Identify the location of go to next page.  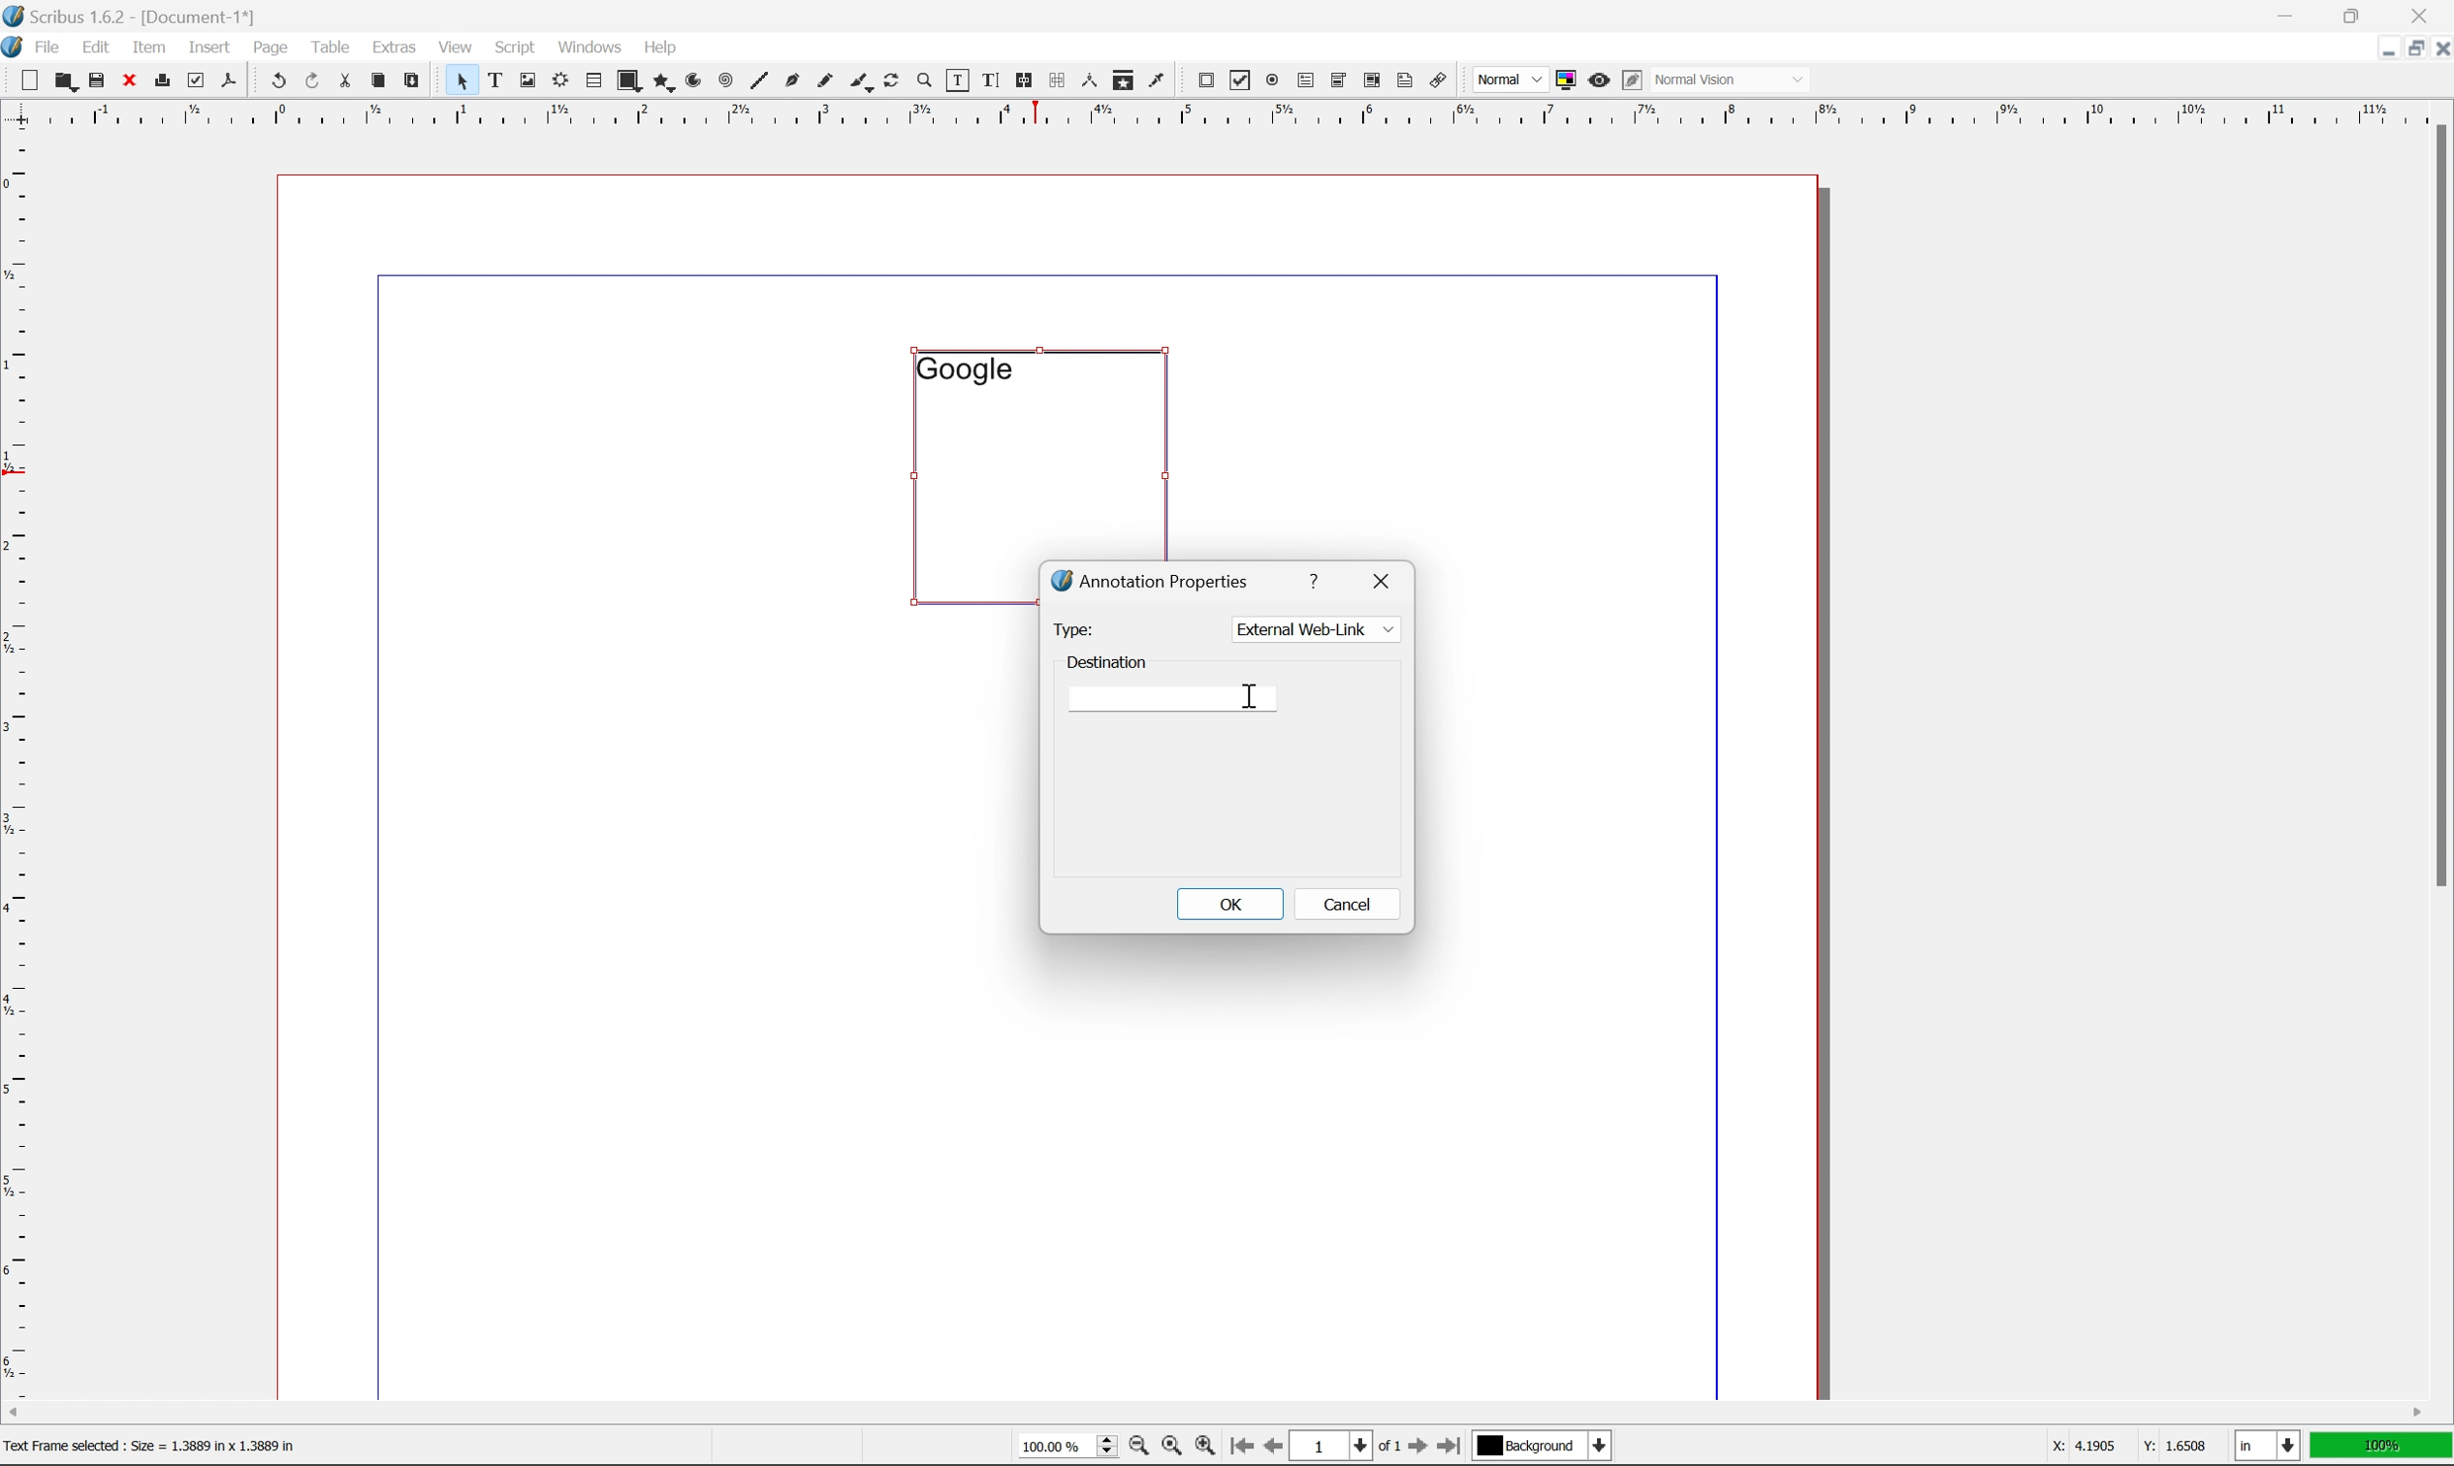
(1412, 1448).